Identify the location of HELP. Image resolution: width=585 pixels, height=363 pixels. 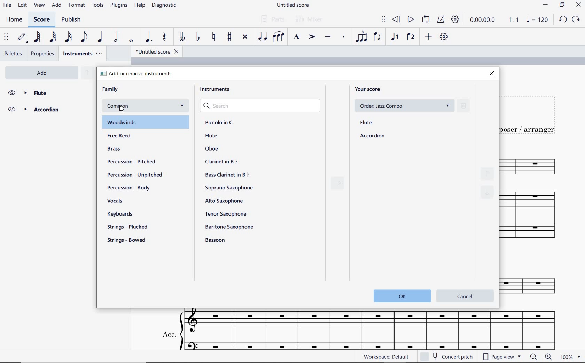
(140, 6).